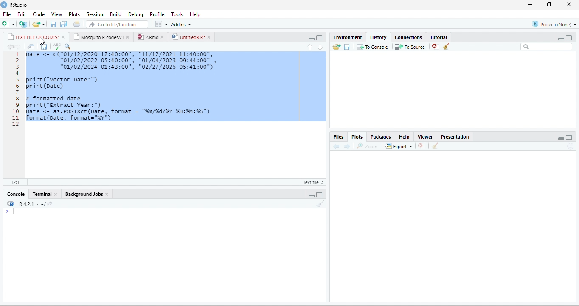  What do you see at coordinates (320, 38) in the screenshot?
I see `maximize` at bounding box center [320, 38].